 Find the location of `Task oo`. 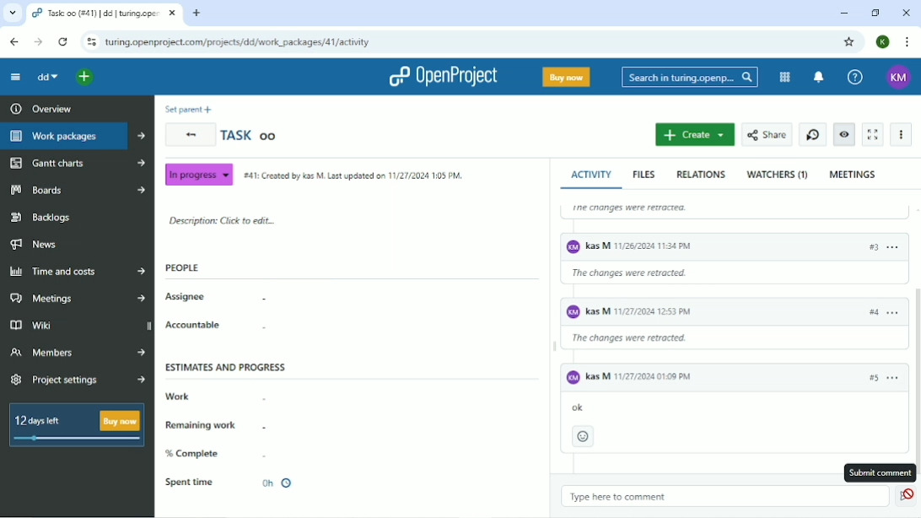

Task oo is located at coordinates (250, 134).